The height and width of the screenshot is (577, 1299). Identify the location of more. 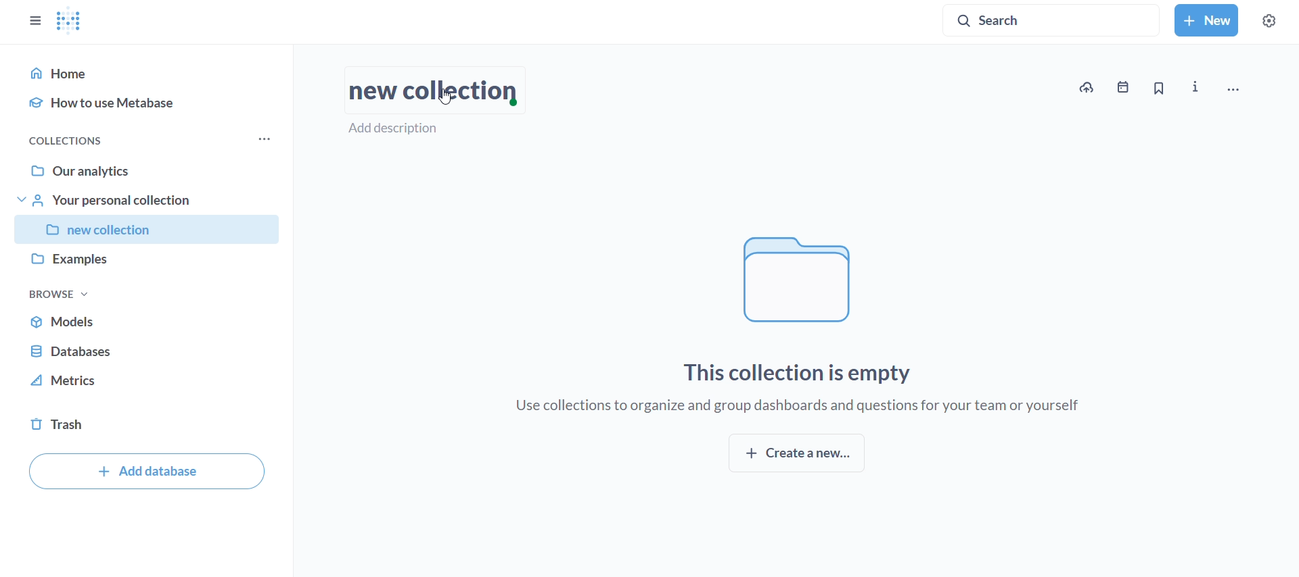
(268, 139).